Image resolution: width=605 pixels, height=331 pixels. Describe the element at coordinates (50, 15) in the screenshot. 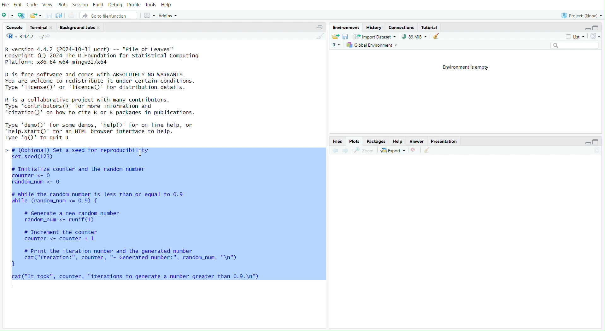

I see `Save current document (Ctrl + S)` at that location.